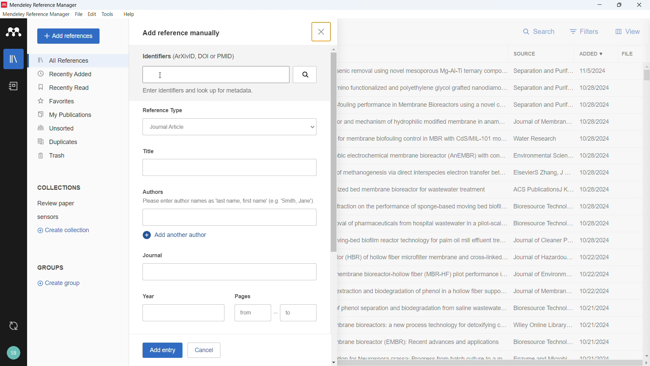 This screenshot has height=366, width=650. I want to click on Sort by date added , so click(590, 53).